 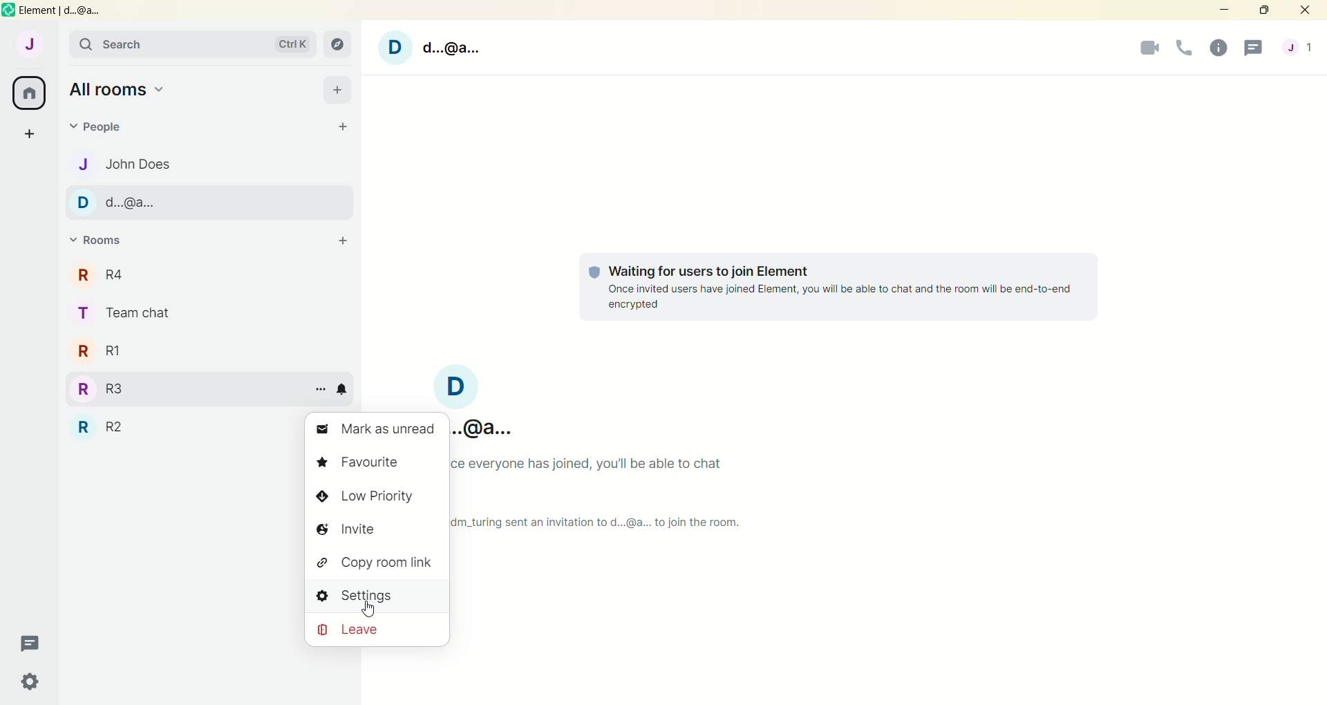 What do you see at coordinates (337, 91) in the screenshot?
I see `add` at bounding box center [337, 91].